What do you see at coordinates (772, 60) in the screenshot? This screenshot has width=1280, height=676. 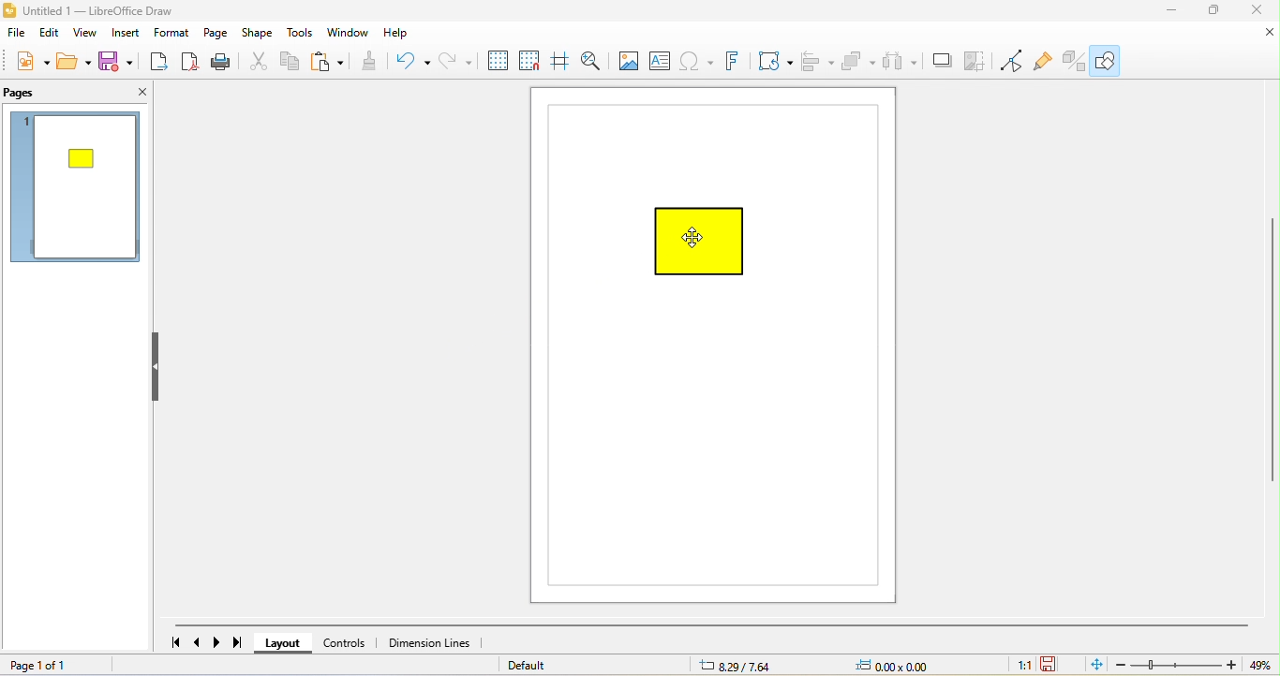 I see `transformation` at bounding box center [772, 60].